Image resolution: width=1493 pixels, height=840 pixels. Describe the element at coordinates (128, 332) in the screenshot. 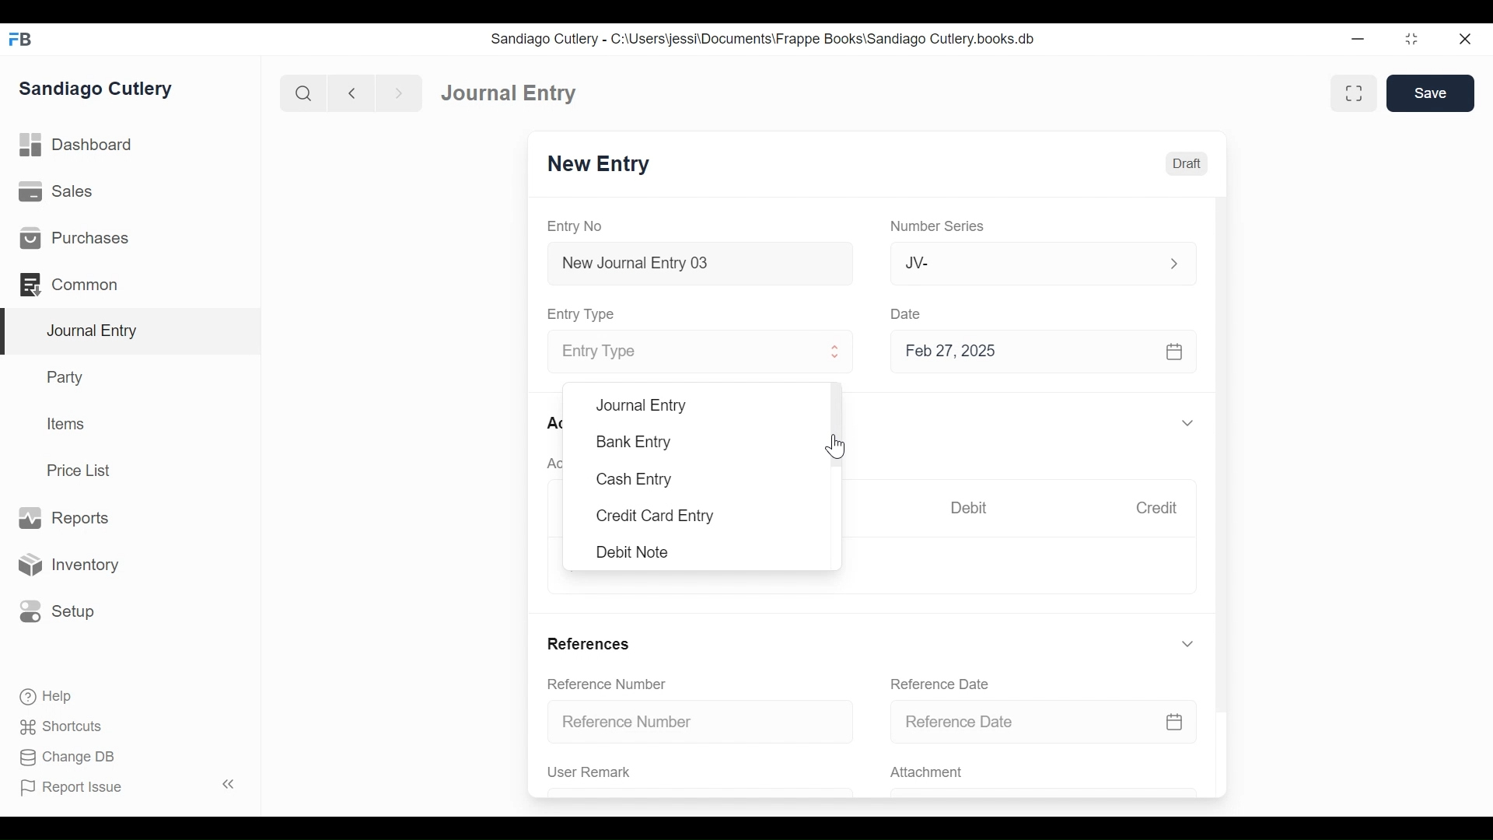

I see `Journal Entry` at that location.